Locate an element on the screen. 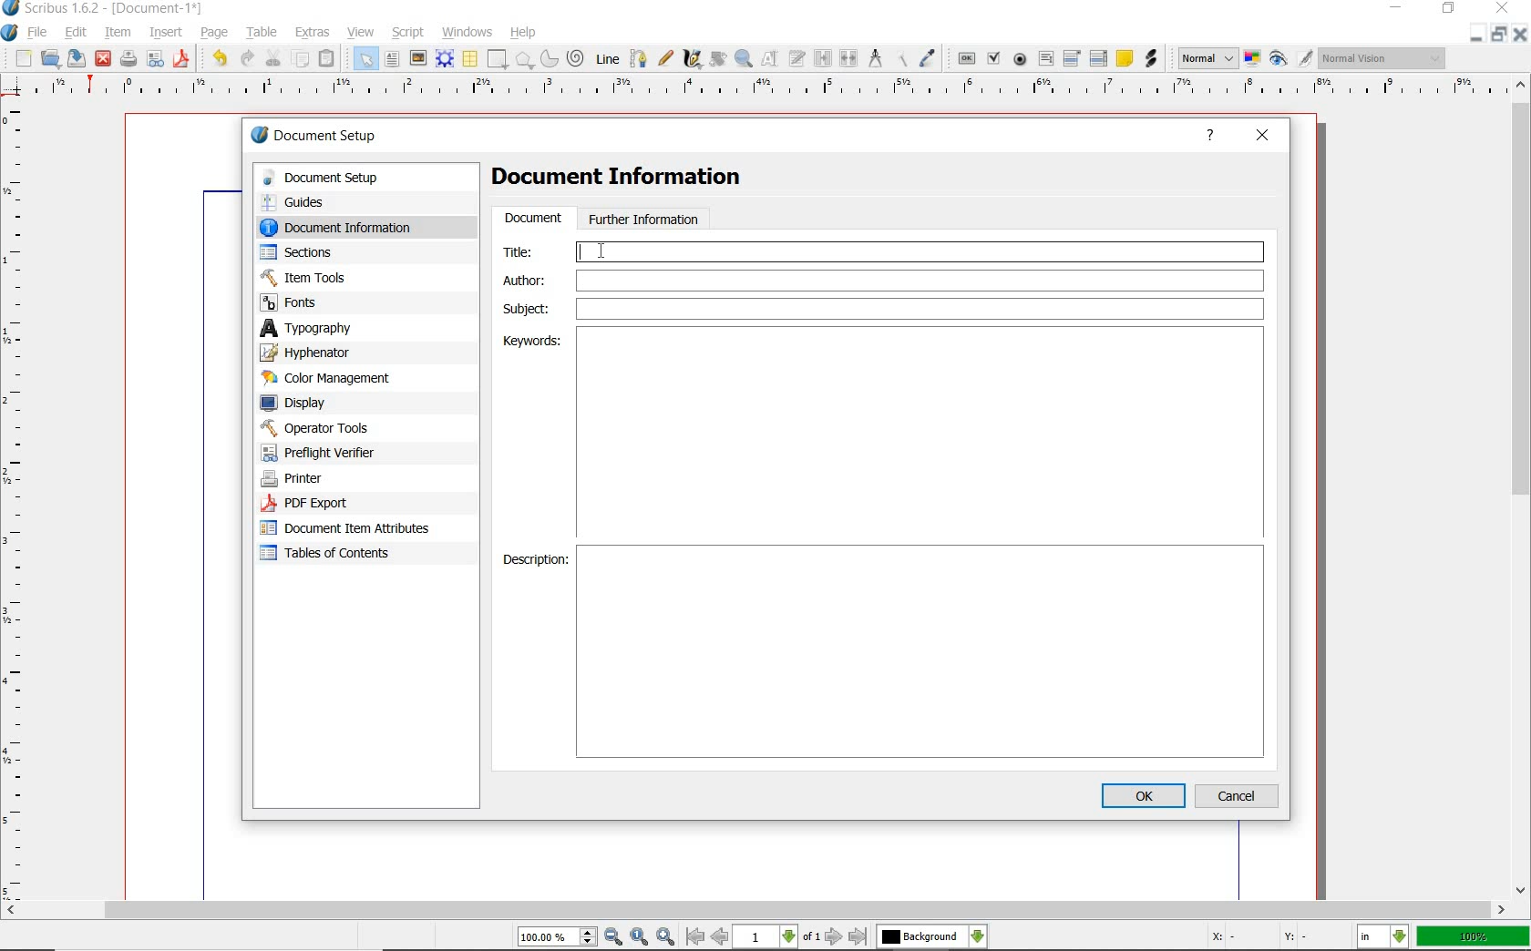 Image resolution: width=1531 pixels, height=951 pixels. tables of contents is located at coordinates (337, 555).